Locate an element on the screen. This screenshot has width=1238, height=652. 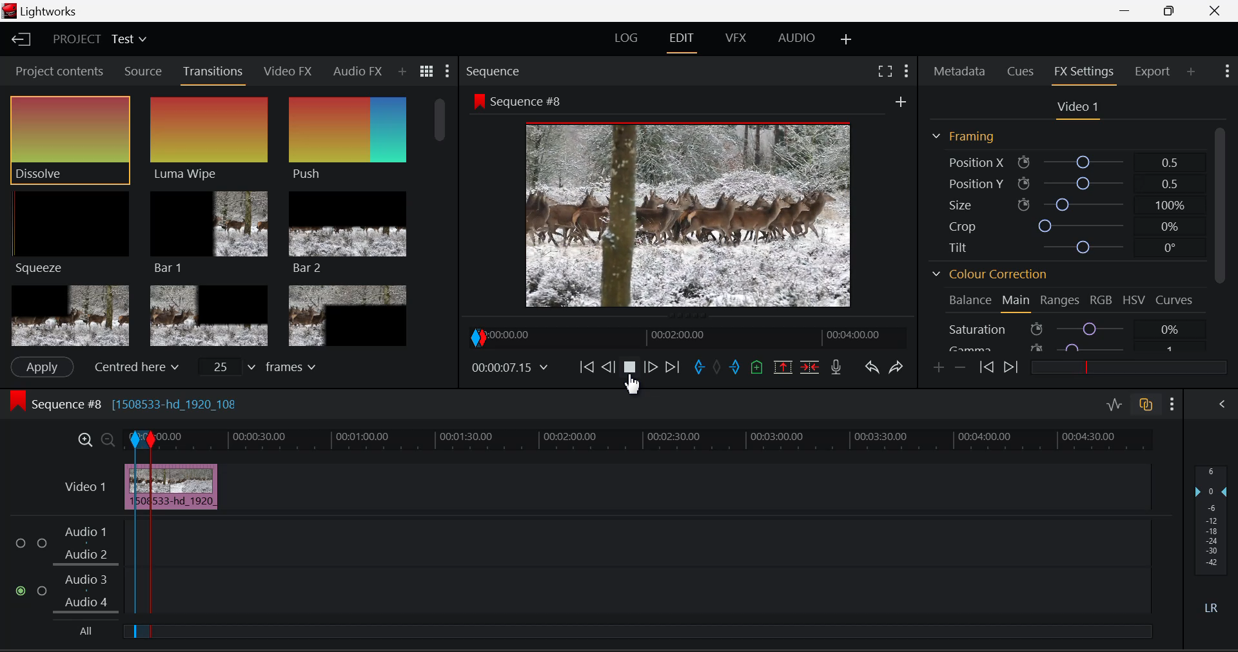
Project contents is located at coordinates (57, 70).